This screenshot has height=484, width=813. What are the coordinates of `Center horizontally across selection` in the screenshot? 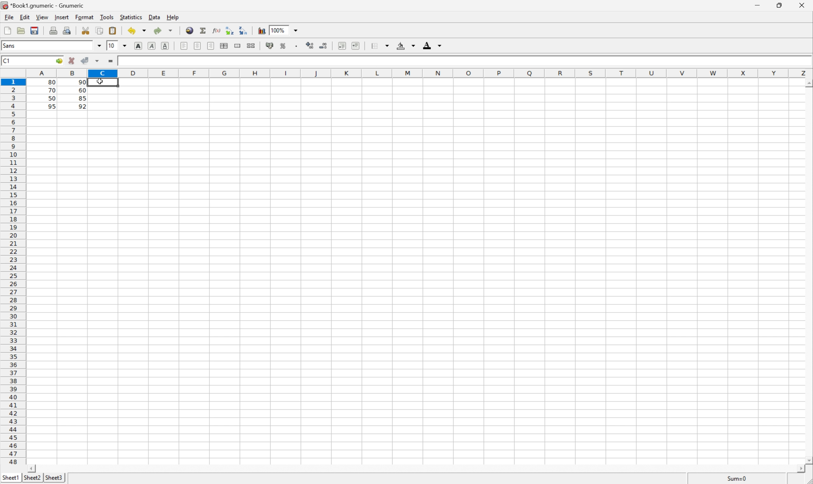 It's located at (225, 45).